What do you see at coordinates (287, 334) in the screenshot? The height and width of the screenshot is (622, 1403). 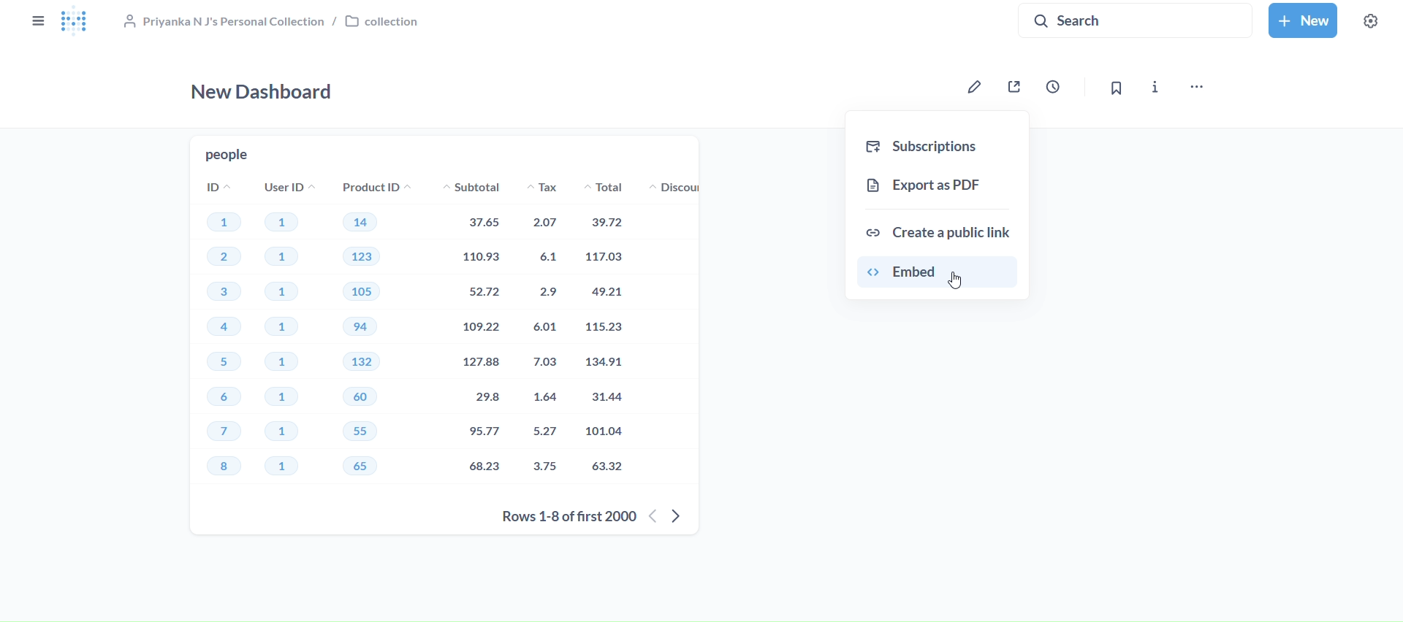 I see `User ID's` at bounding box center [287, 334].